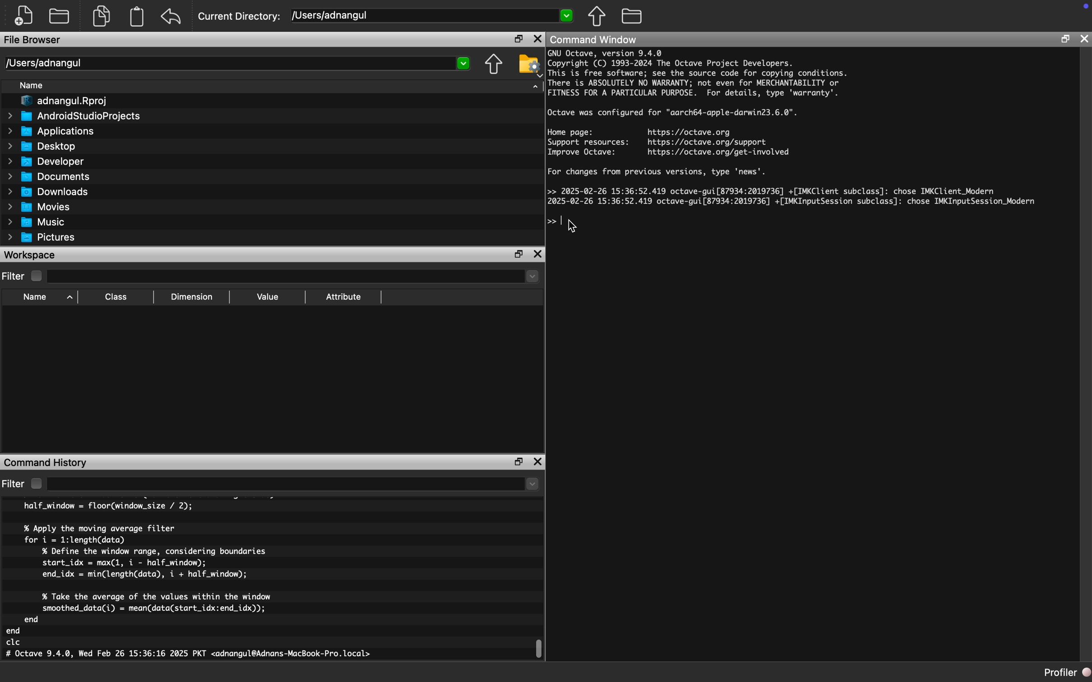 The image size is (1092, 682). What do you see at coordinates (43, 238) in the screenshot?
I see `Pictures` at bounding box center [43, 238].